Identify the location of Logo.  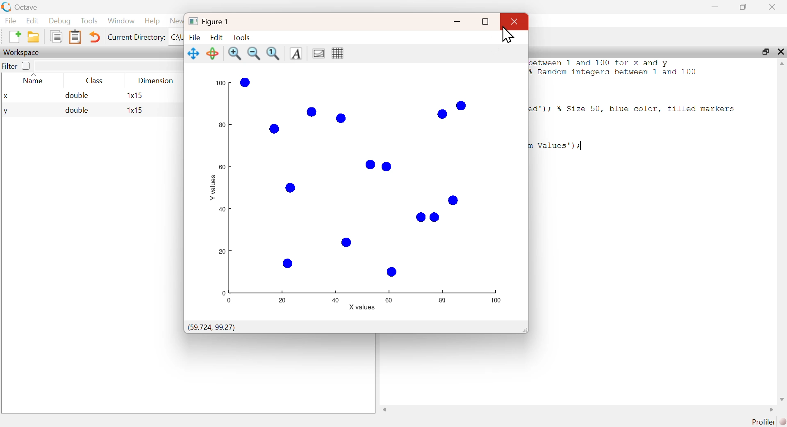
(6, 7).